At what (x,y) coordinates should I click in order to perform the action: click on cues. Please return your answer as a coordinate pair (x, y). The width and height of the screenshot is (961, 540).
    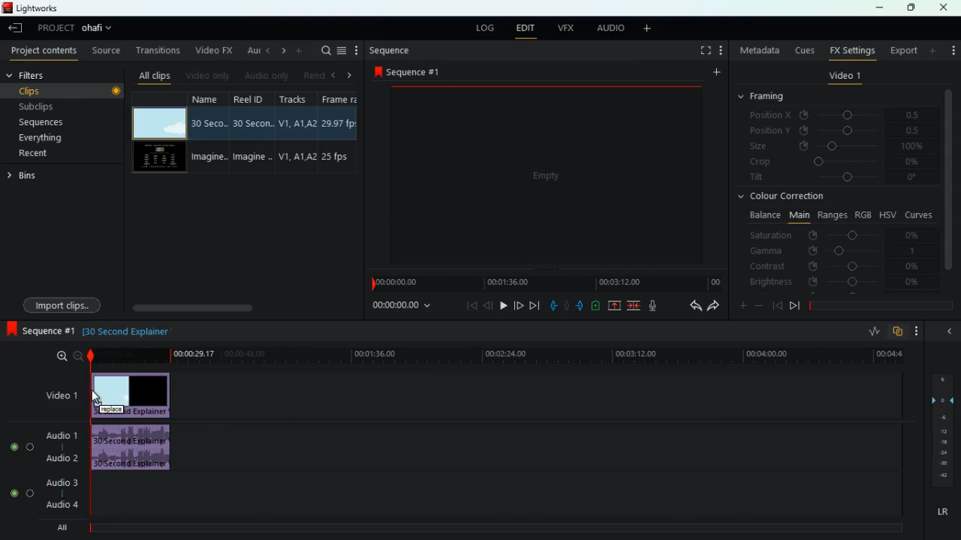
    Looking at the image, I should click on (806, 50).